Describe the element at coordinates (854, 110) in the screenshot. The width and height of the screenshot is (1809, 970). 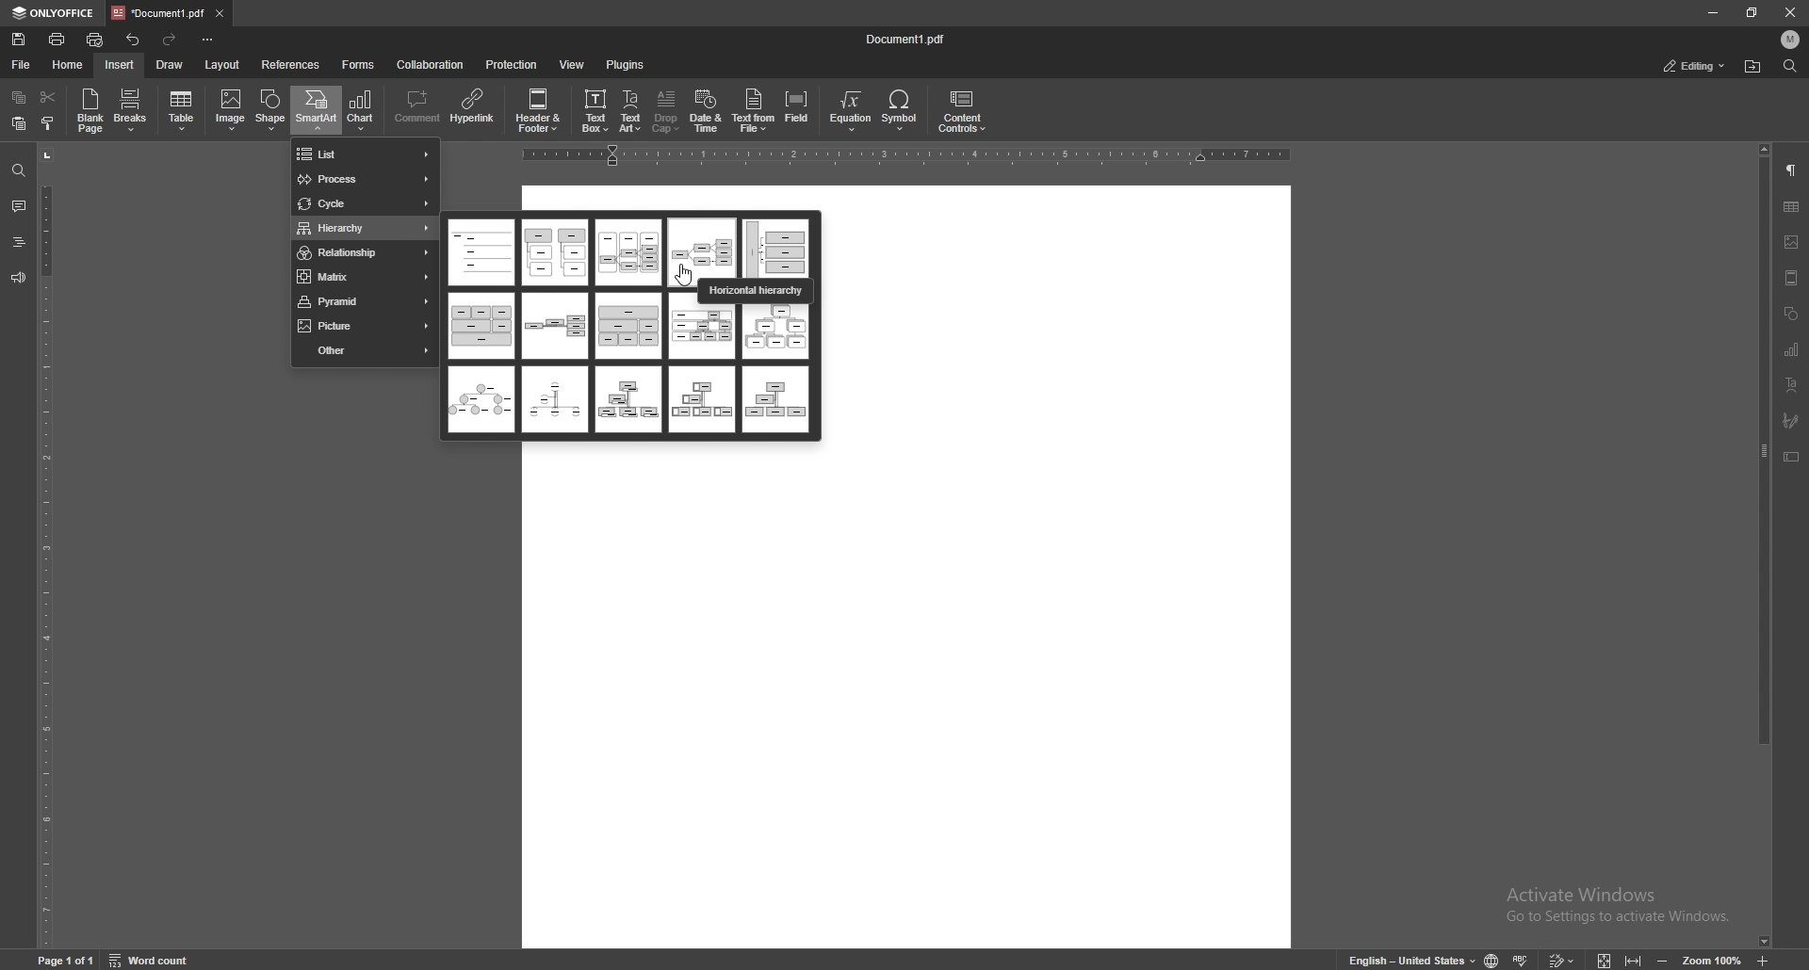
I see `equation` at that location.